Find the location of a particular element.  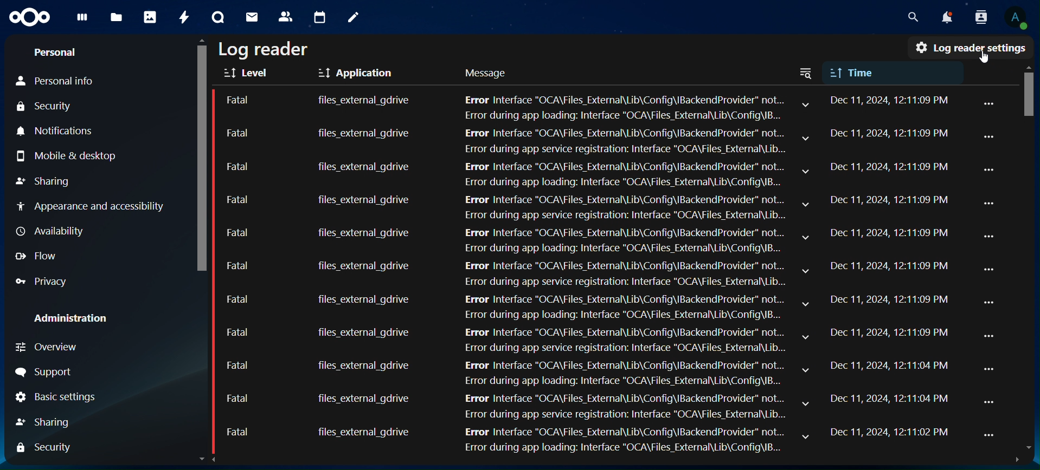

files is located at coordinates (115, 17).